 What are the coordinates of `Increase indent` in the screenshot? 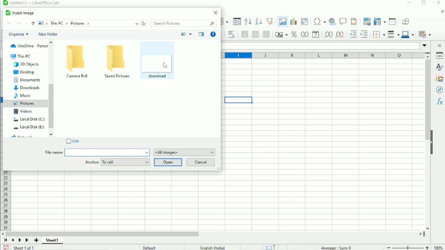 It's located at (351, 35).